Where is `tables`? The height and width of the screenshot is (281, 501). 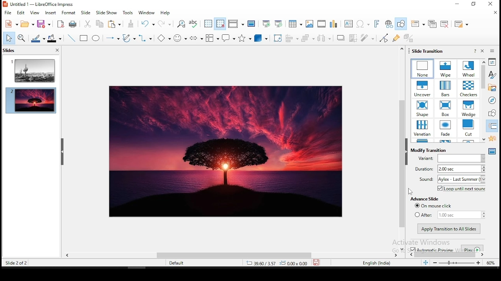
tables is located at coordinates (296, 23).